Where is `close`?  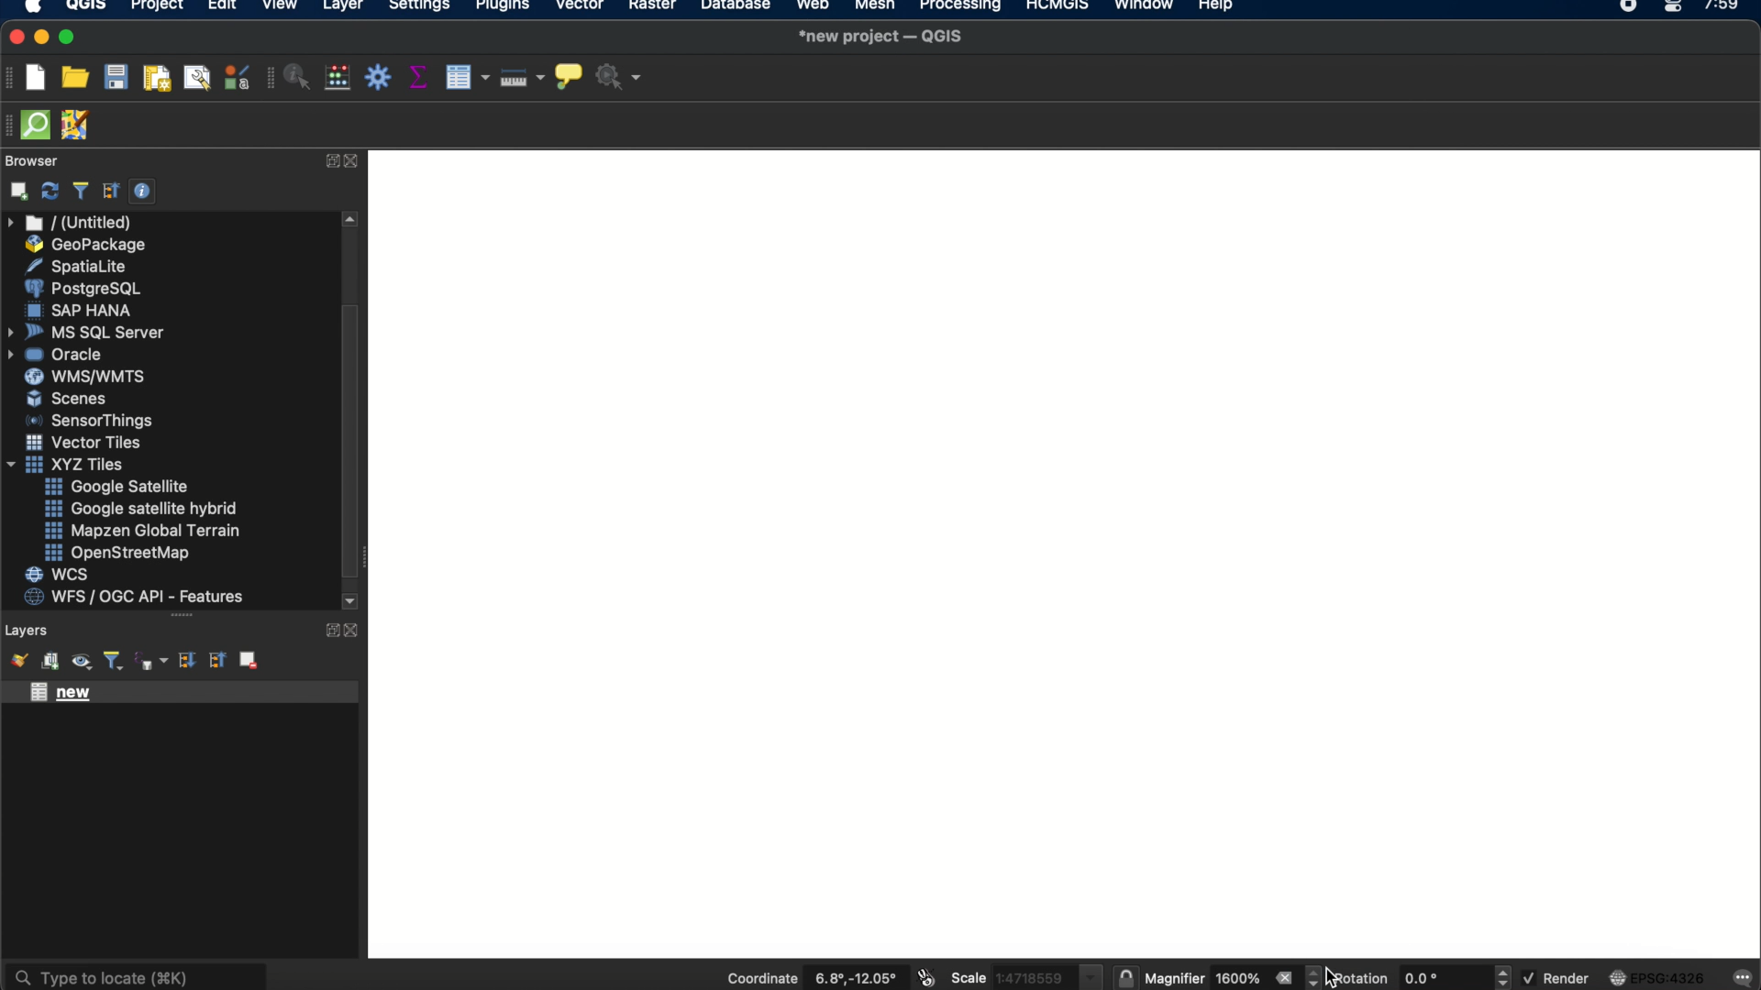 close is located at coordinates (17, 38).